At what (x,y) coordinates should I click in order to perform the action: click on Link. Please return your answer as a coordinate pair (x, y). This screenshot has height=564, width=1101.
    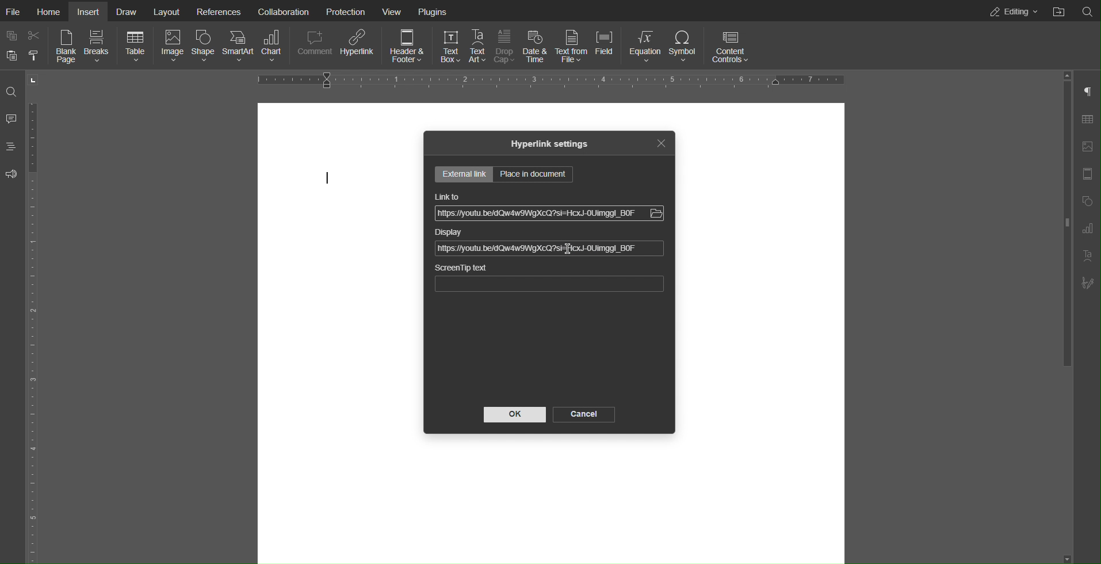
    Looking at the image, I should click on (537, 215).